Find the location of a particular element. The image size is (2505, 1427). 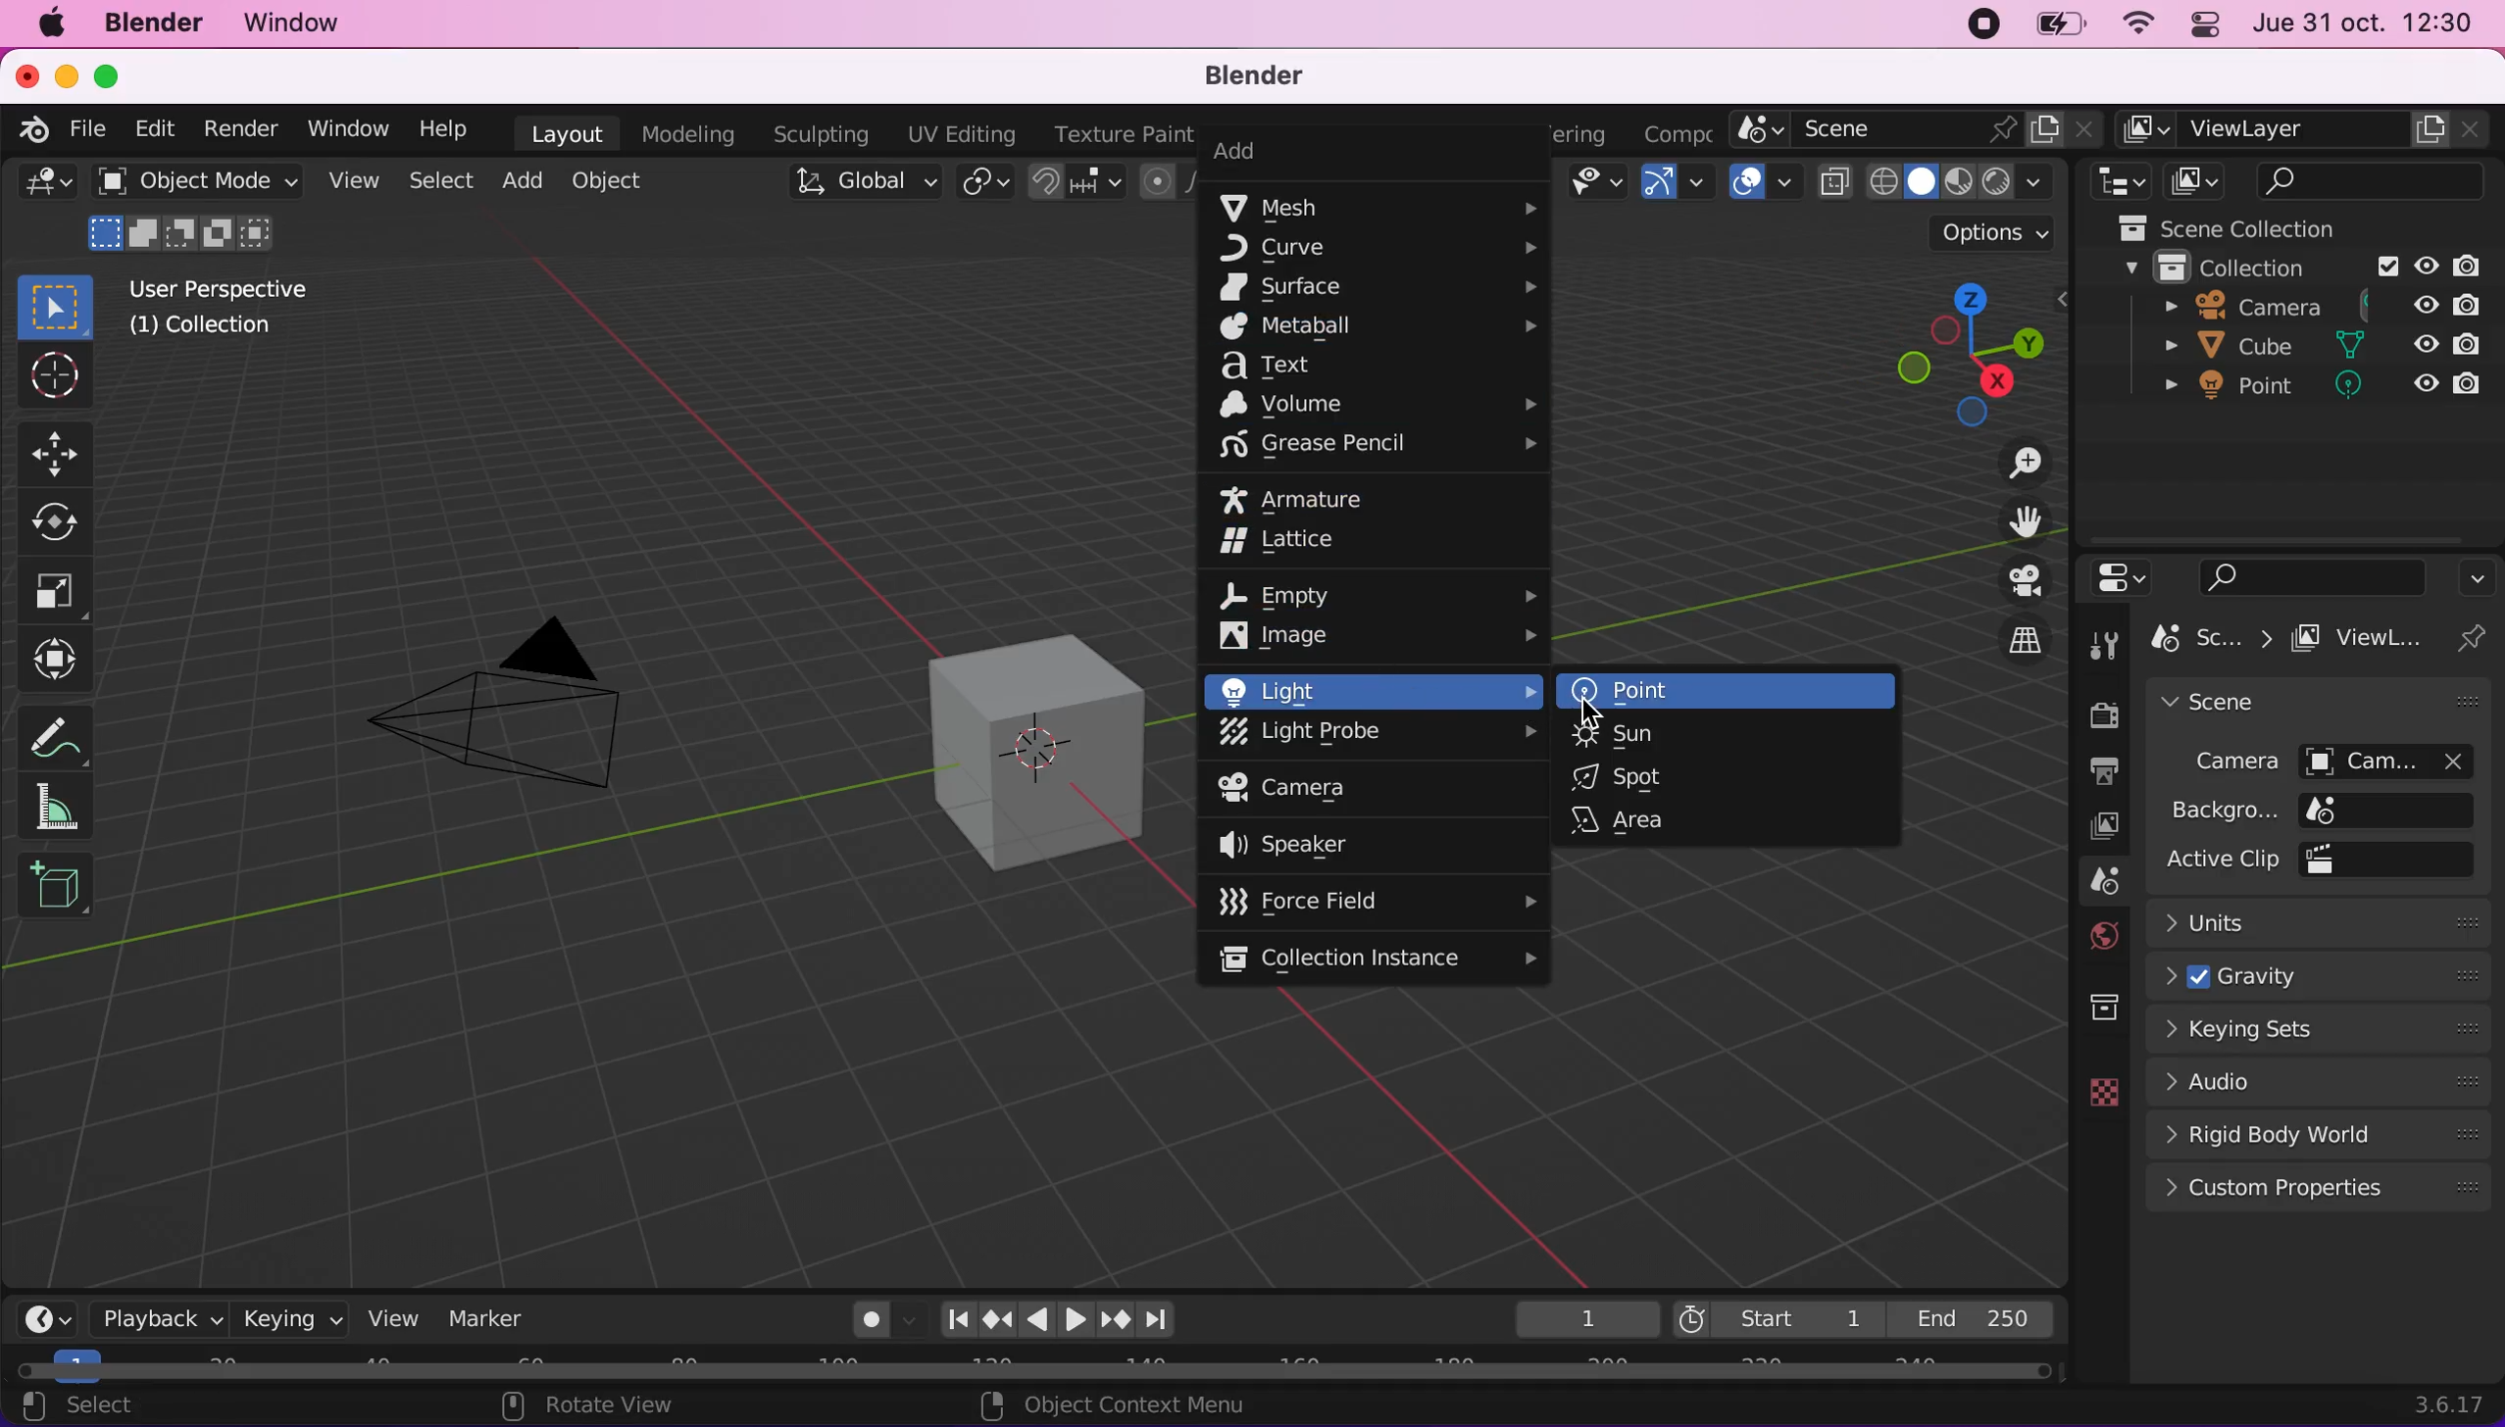

force field is located at coordinates (1377, 901).